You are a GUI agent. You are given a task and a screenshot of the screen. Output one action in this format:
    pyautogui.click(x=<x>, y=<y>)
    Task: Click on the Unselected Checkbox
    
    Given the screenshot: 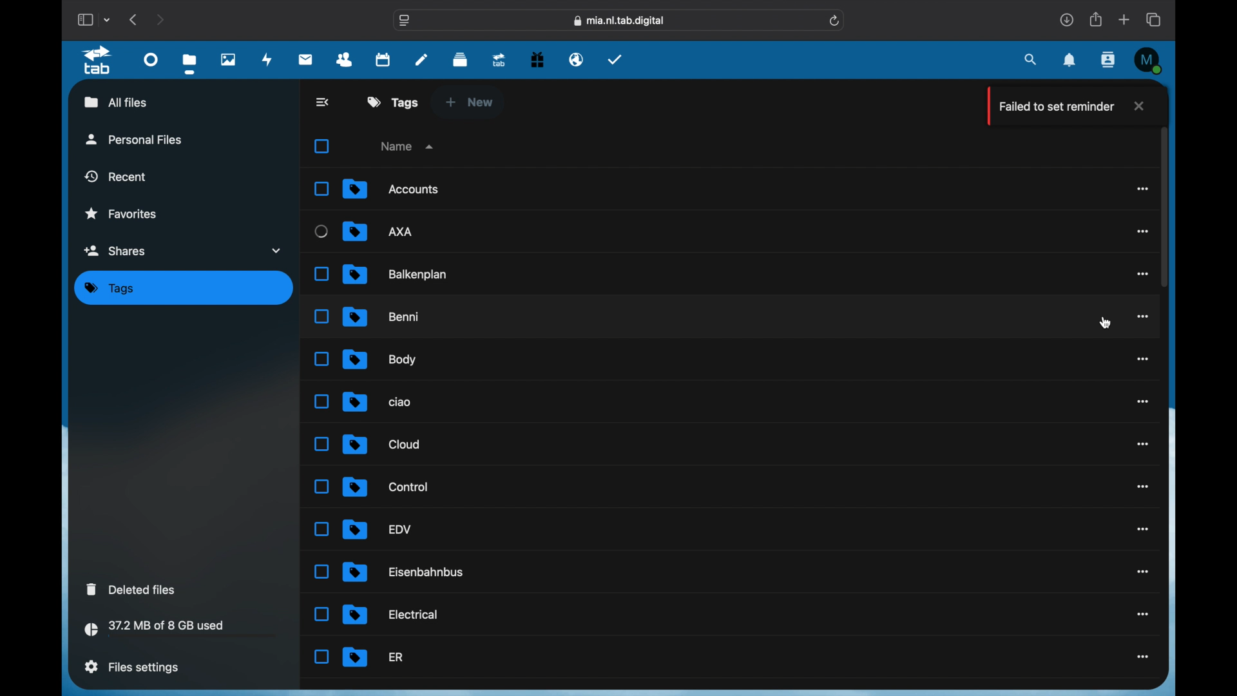 What is the action you would take?
    pyautogui.click(x=321, y=275)
    